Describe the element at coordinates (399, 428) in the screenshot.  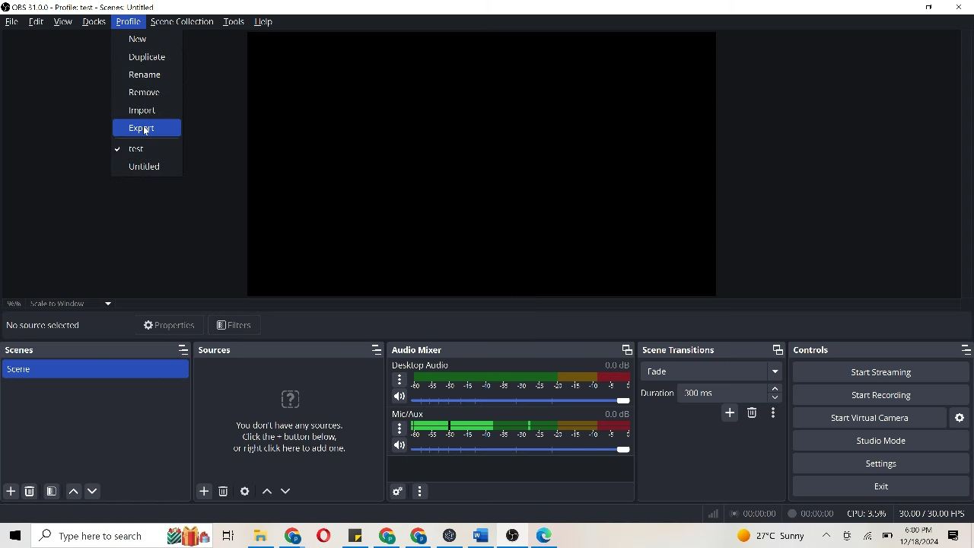
I see `options` at that location.